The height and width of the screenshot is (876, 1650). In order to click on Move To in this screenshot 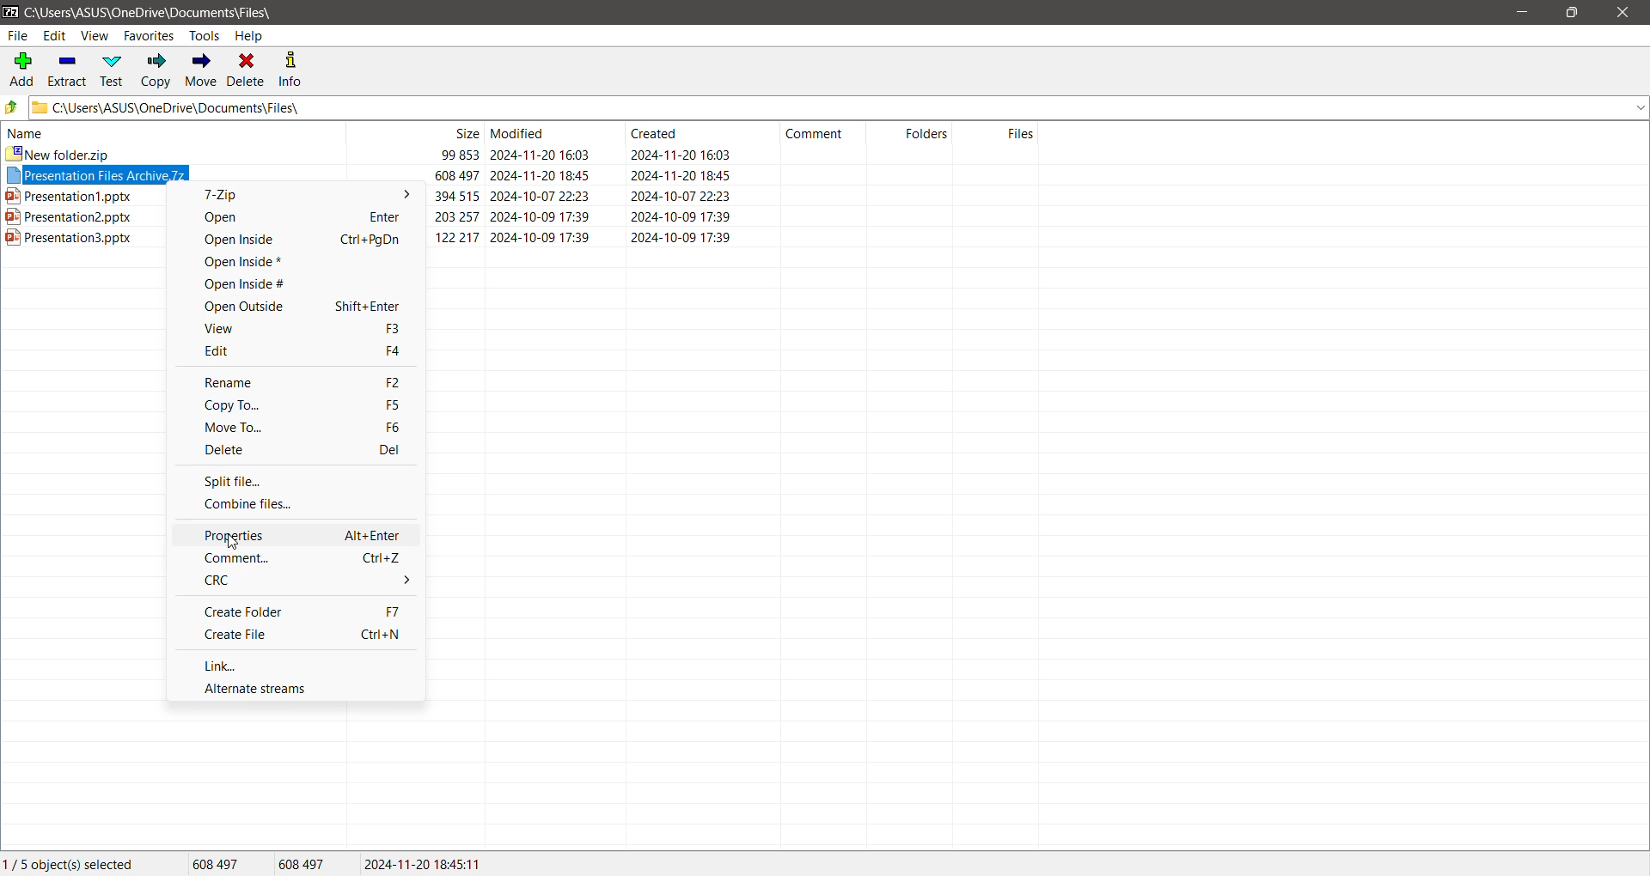, I will do `click(248, 427)`.